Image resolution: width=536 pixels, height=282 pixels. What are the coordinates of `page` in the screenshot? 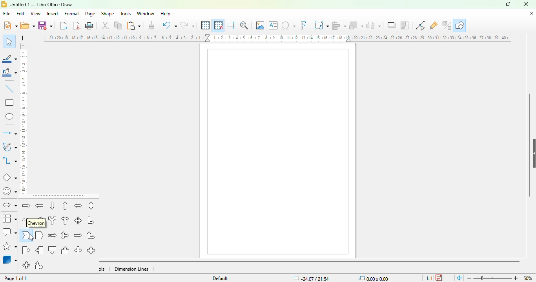 It's located at (90, 14).